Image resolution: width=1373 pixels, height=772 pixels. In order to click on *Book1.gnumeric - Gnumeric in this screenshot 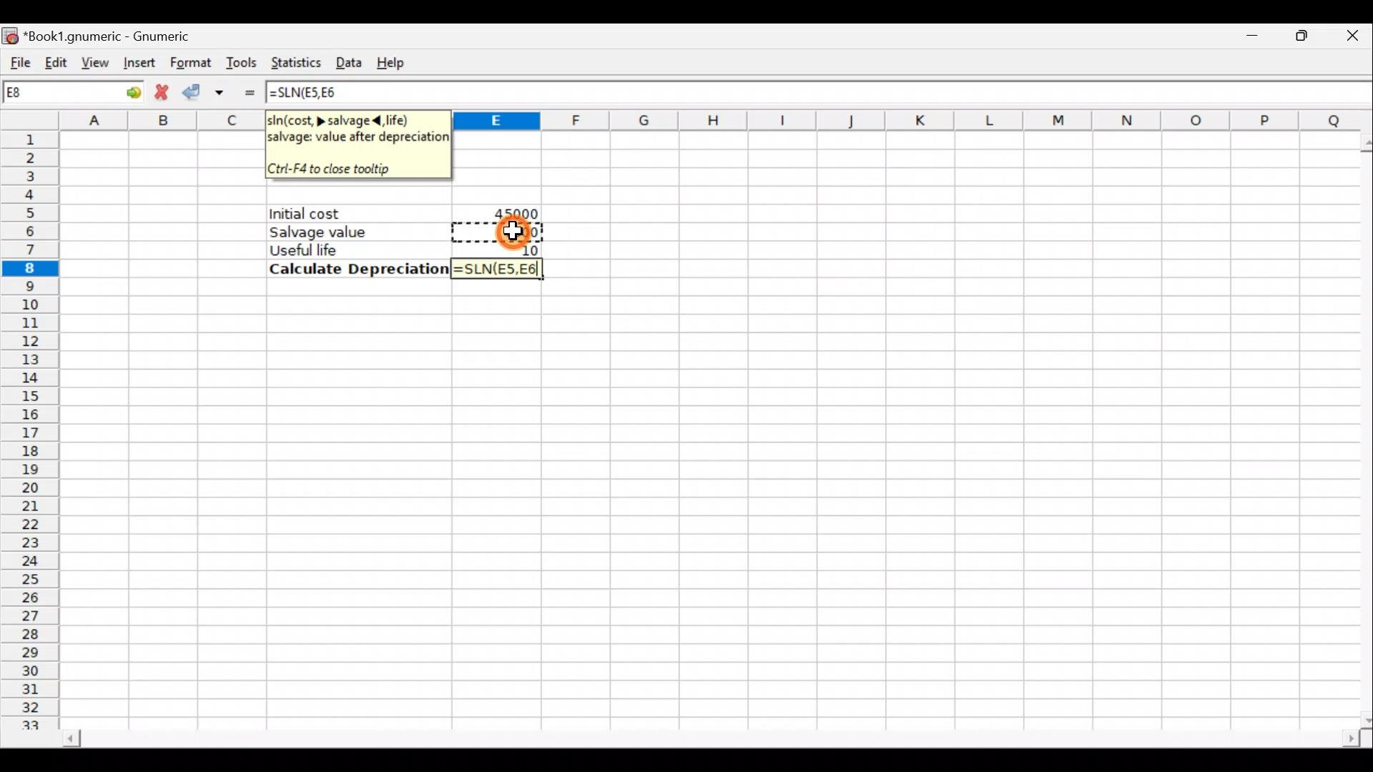, I will do `click(125, 36)`.